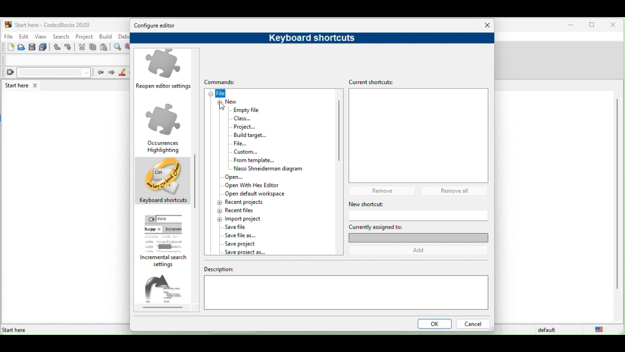 The width and height of the screenshot is (625, 352). I want to click on class, so click(243, 118).